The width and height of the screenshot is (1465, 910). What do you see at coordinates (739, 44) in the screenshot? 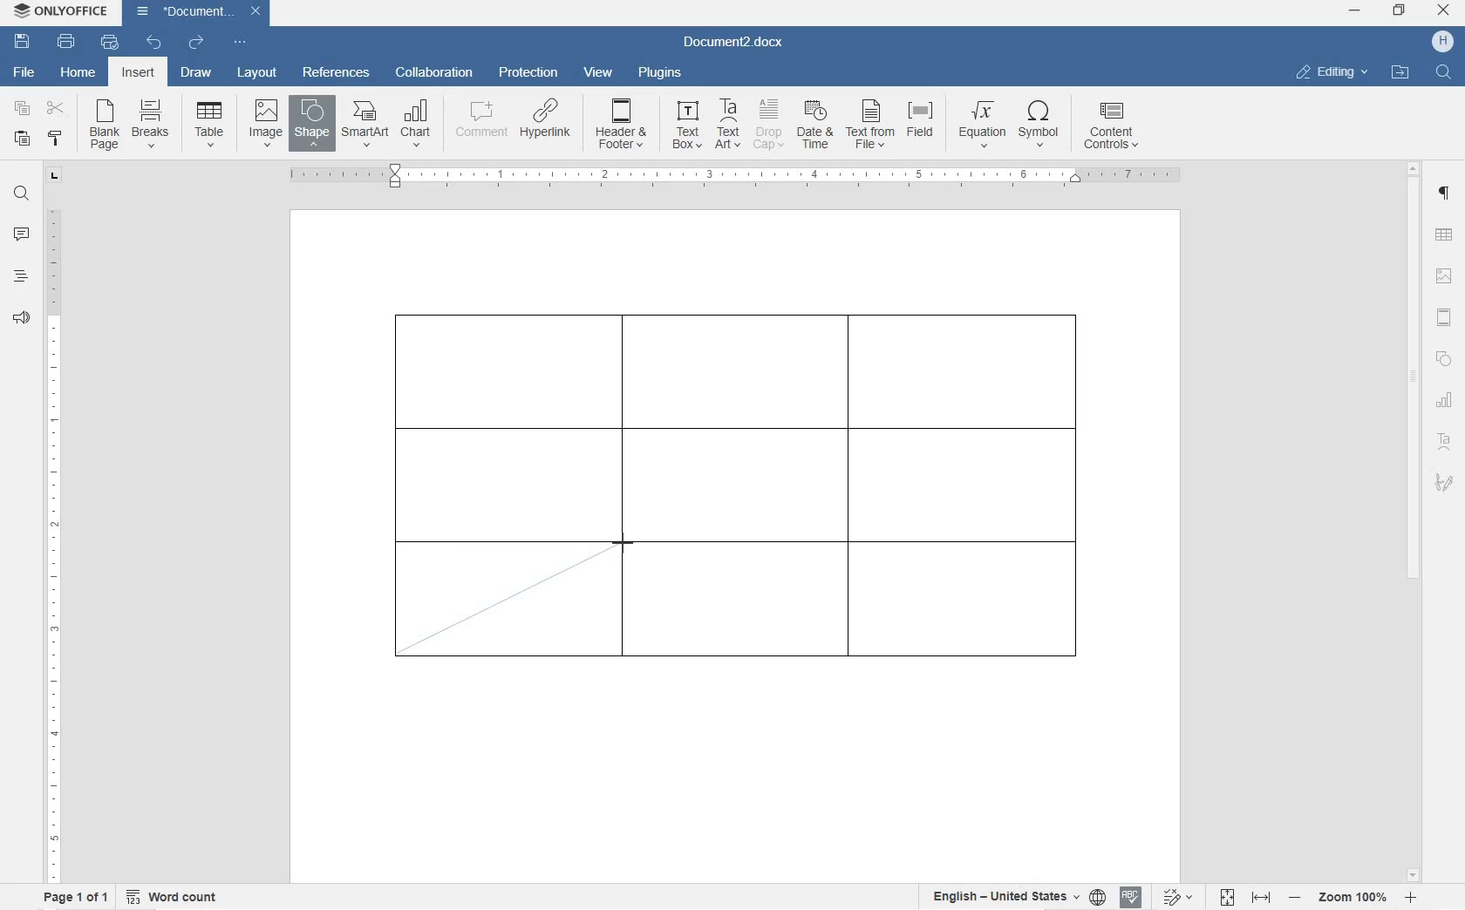
I see `Document3.docx` at bounding box center [739, 44].